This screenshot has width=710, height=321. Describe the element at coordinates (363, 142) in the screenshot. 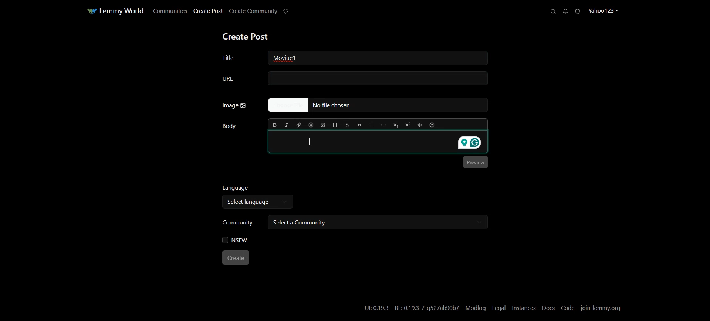

I see `Typing window` at that location.